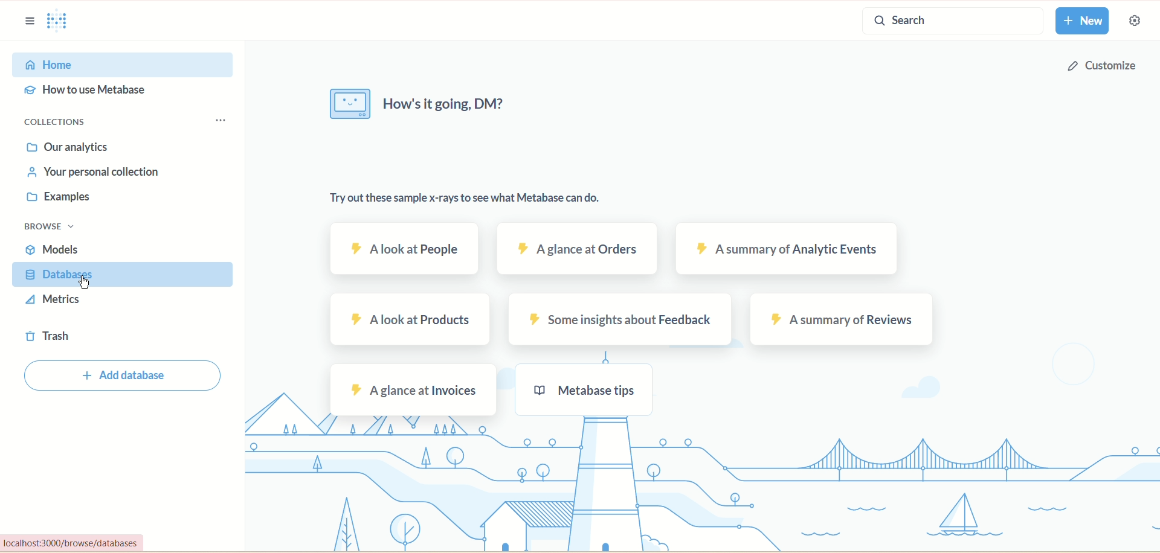 This screenshot has width=1160, height=553. What do you see at coordinates (457, 110) in the screenshot?
I see `how's it going, DM?` at bounding box center [457, 110].